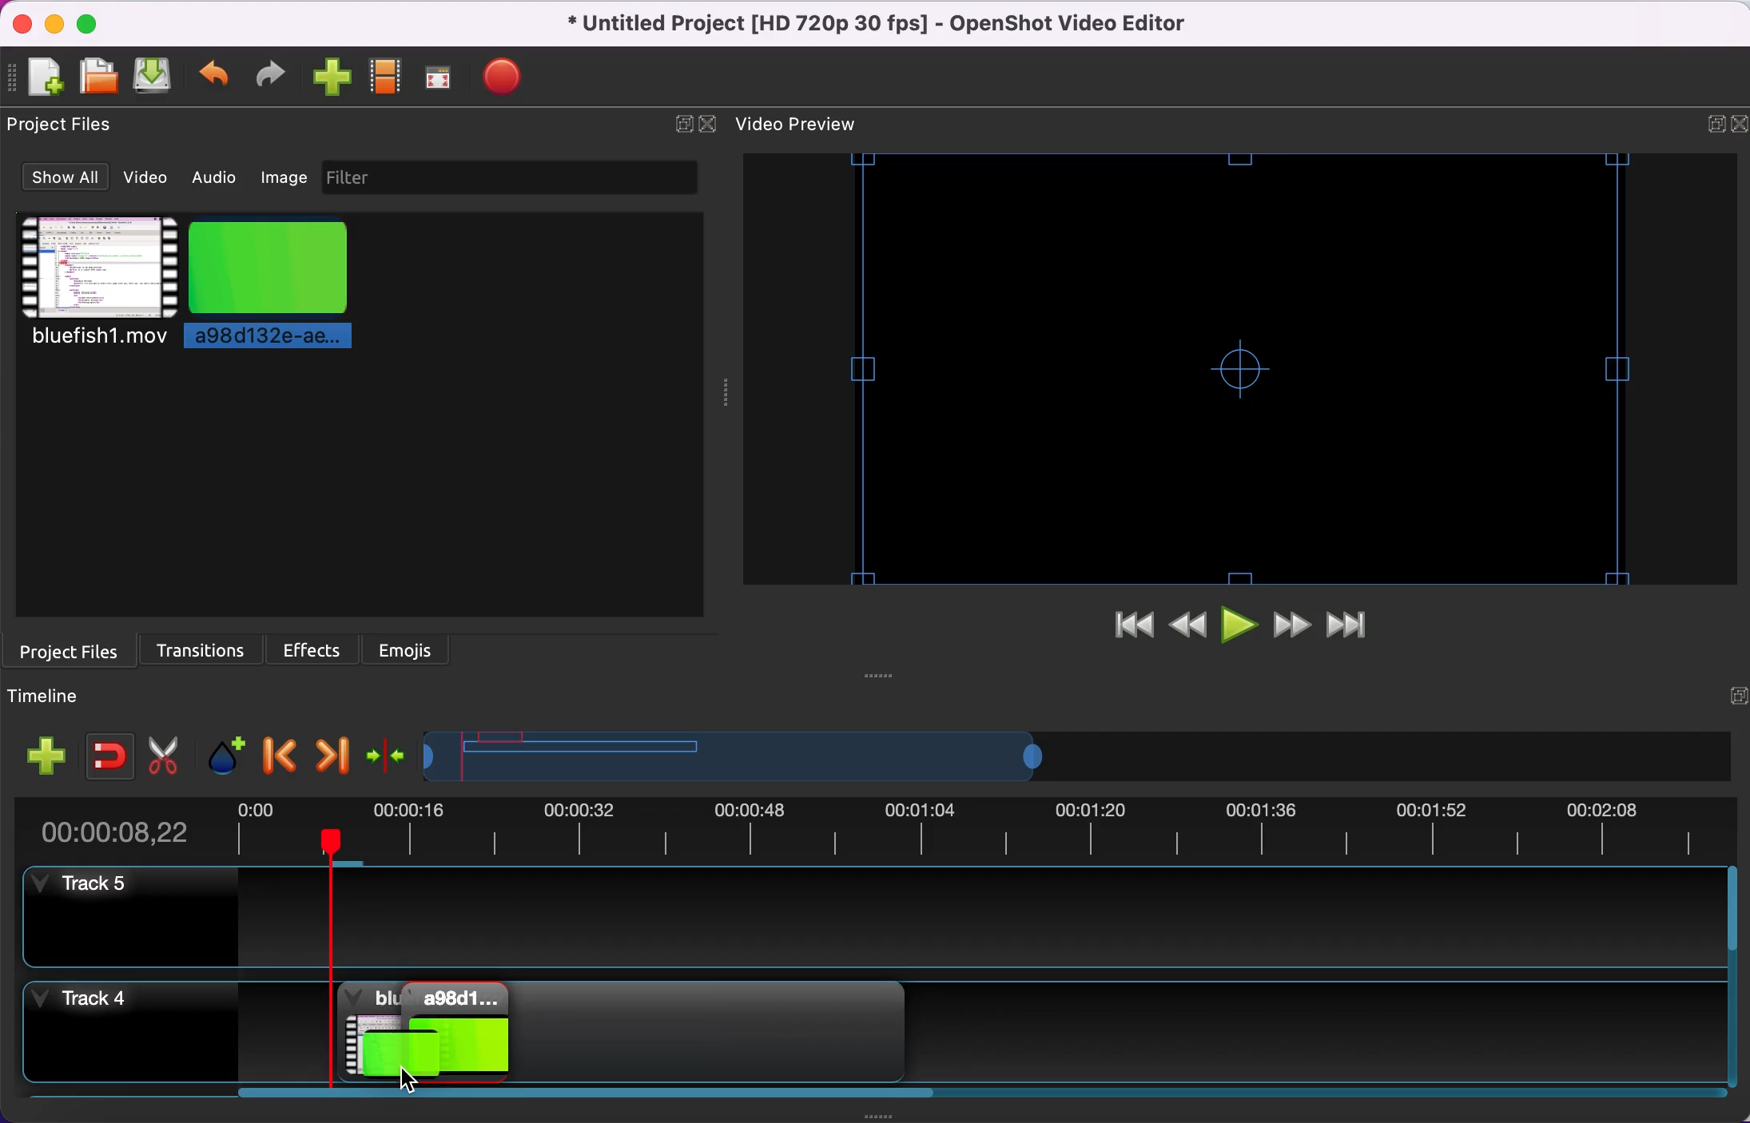 The width and height of the screenshot is (1750, 1123). I want to click on video, so click(150, 180).